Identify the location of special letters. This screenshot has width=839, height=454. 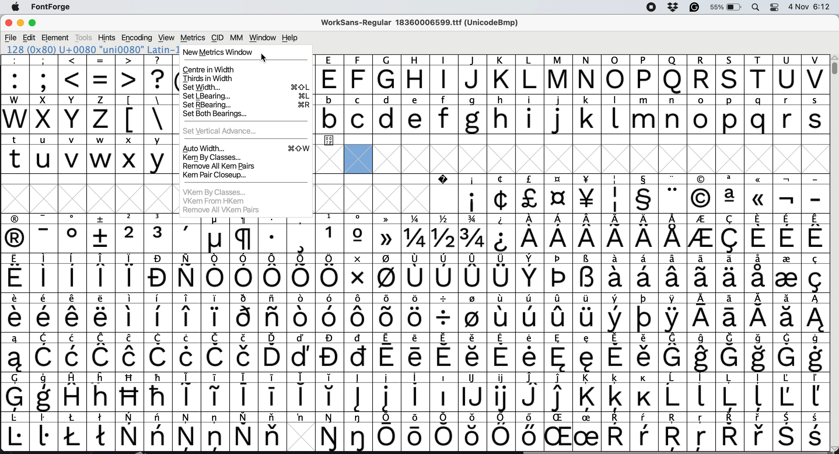
(415, 437).